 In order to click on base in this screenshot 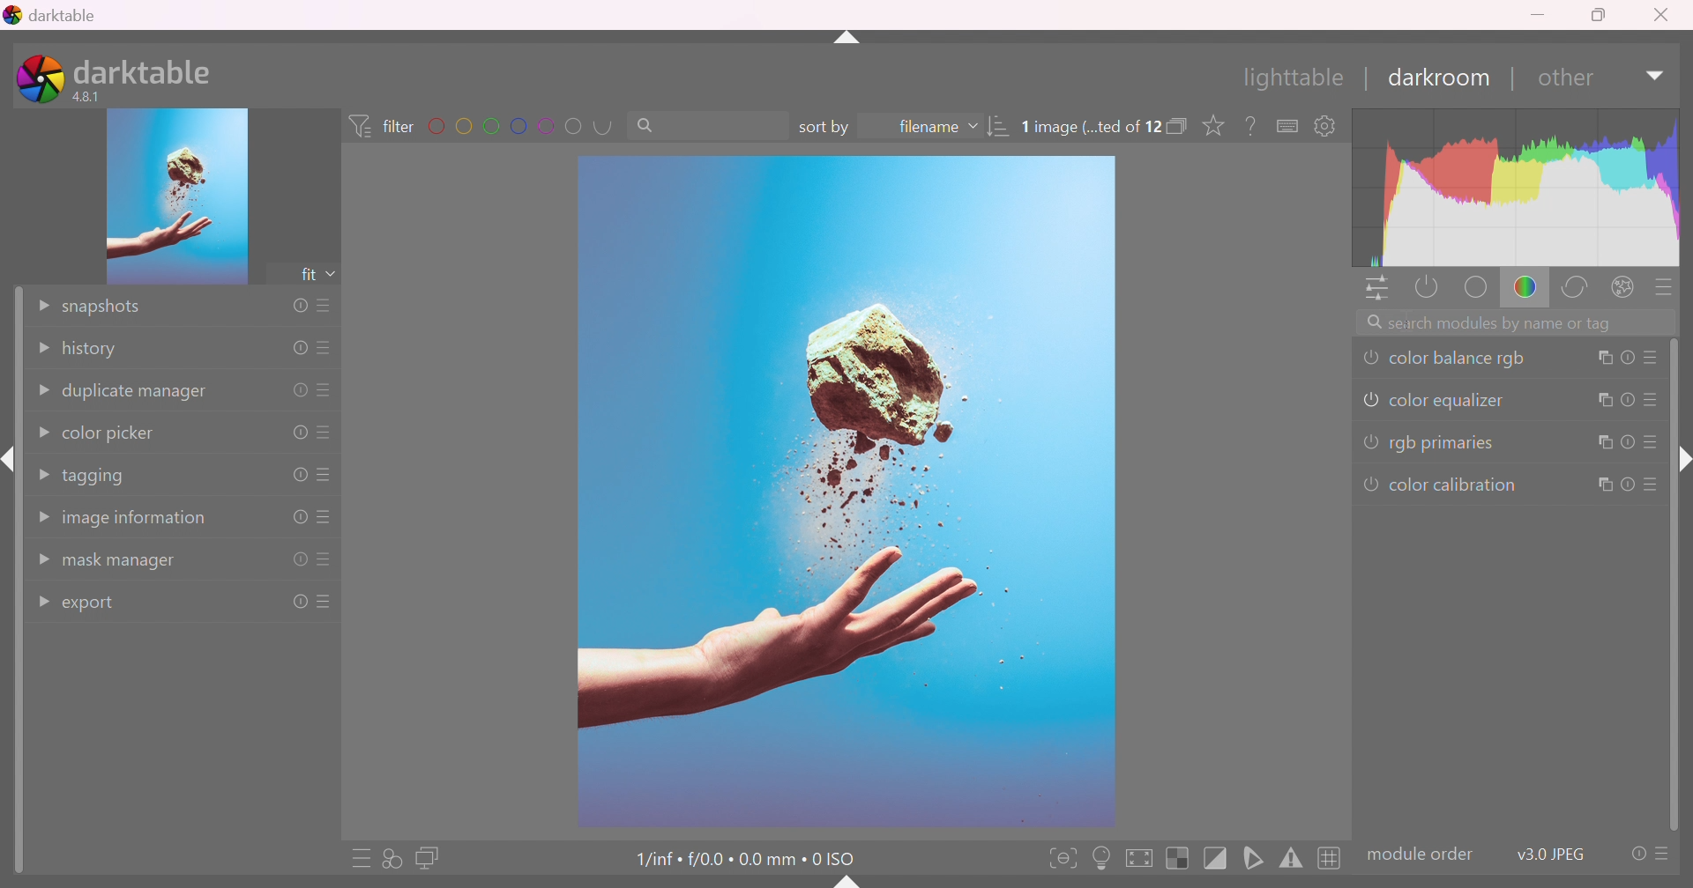, I will do `click(1478, 289)`.